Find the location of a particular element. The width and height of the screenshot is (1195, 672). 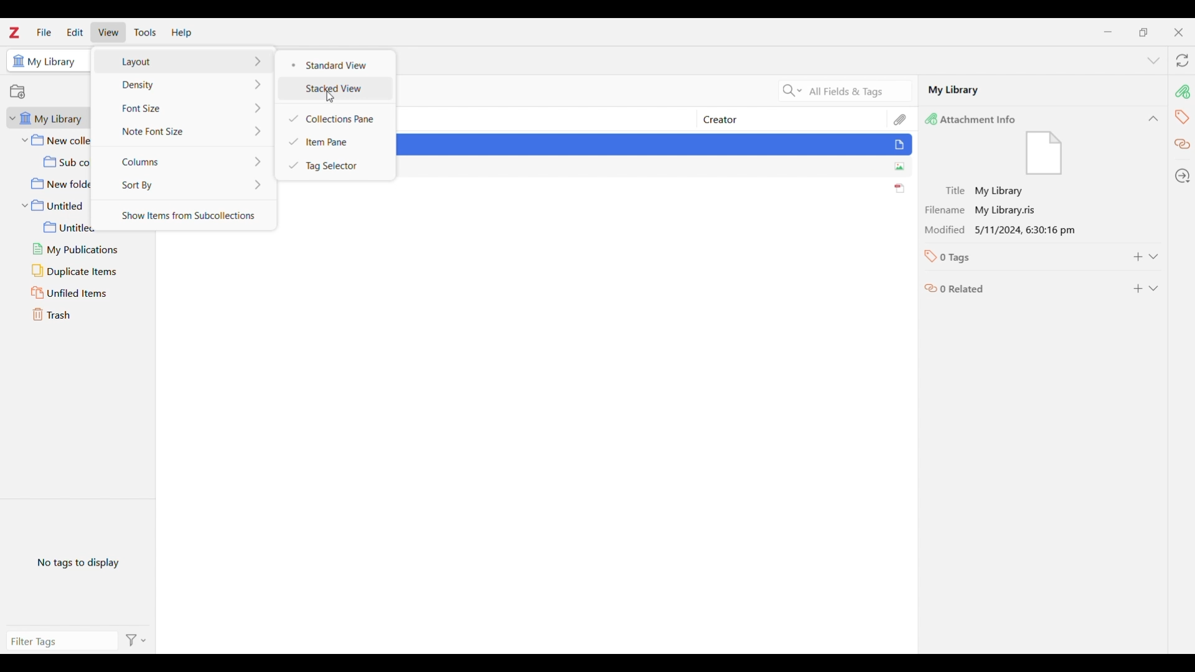

Trash folder is located at coordinates (79, 314).